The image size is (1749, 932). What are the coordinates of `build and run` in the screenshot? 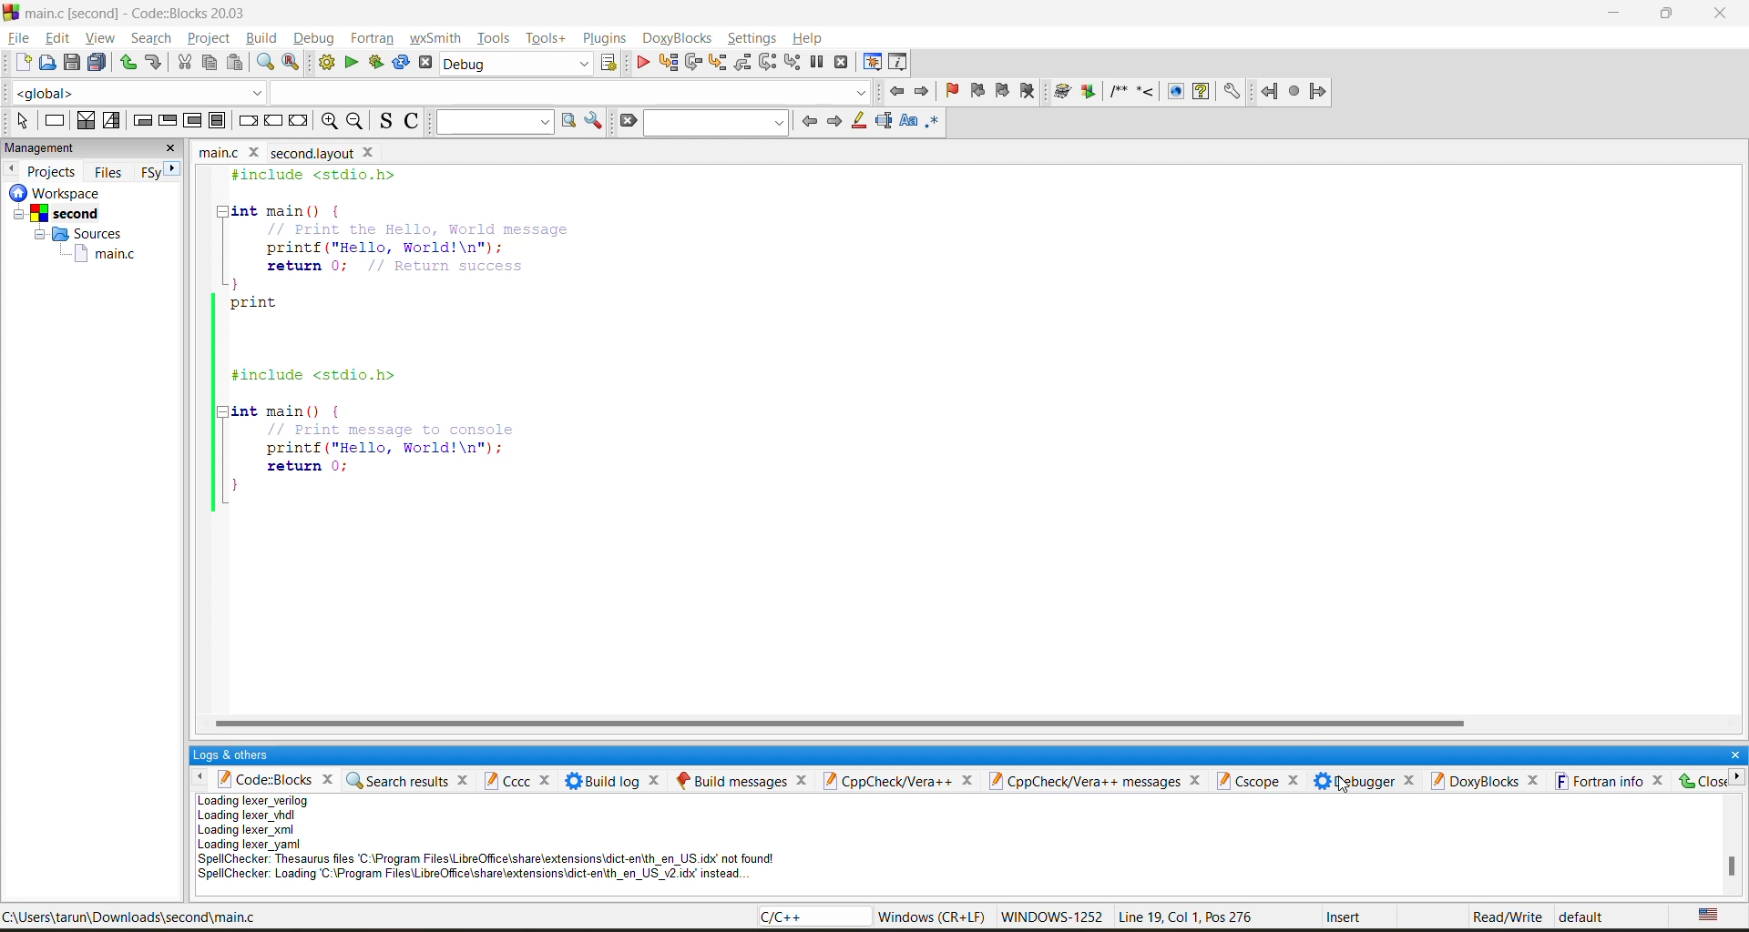 It's located at (374, 61).